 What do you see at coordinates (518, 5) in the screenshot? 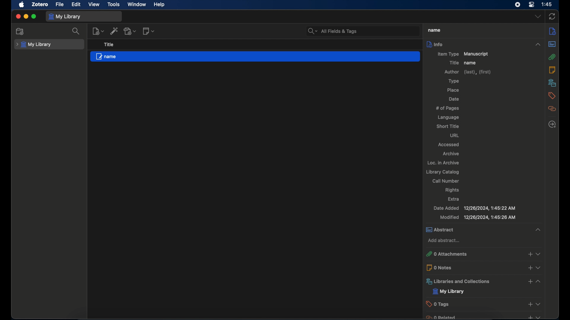
I see `screen recorder` at bounding box center [518, 5].